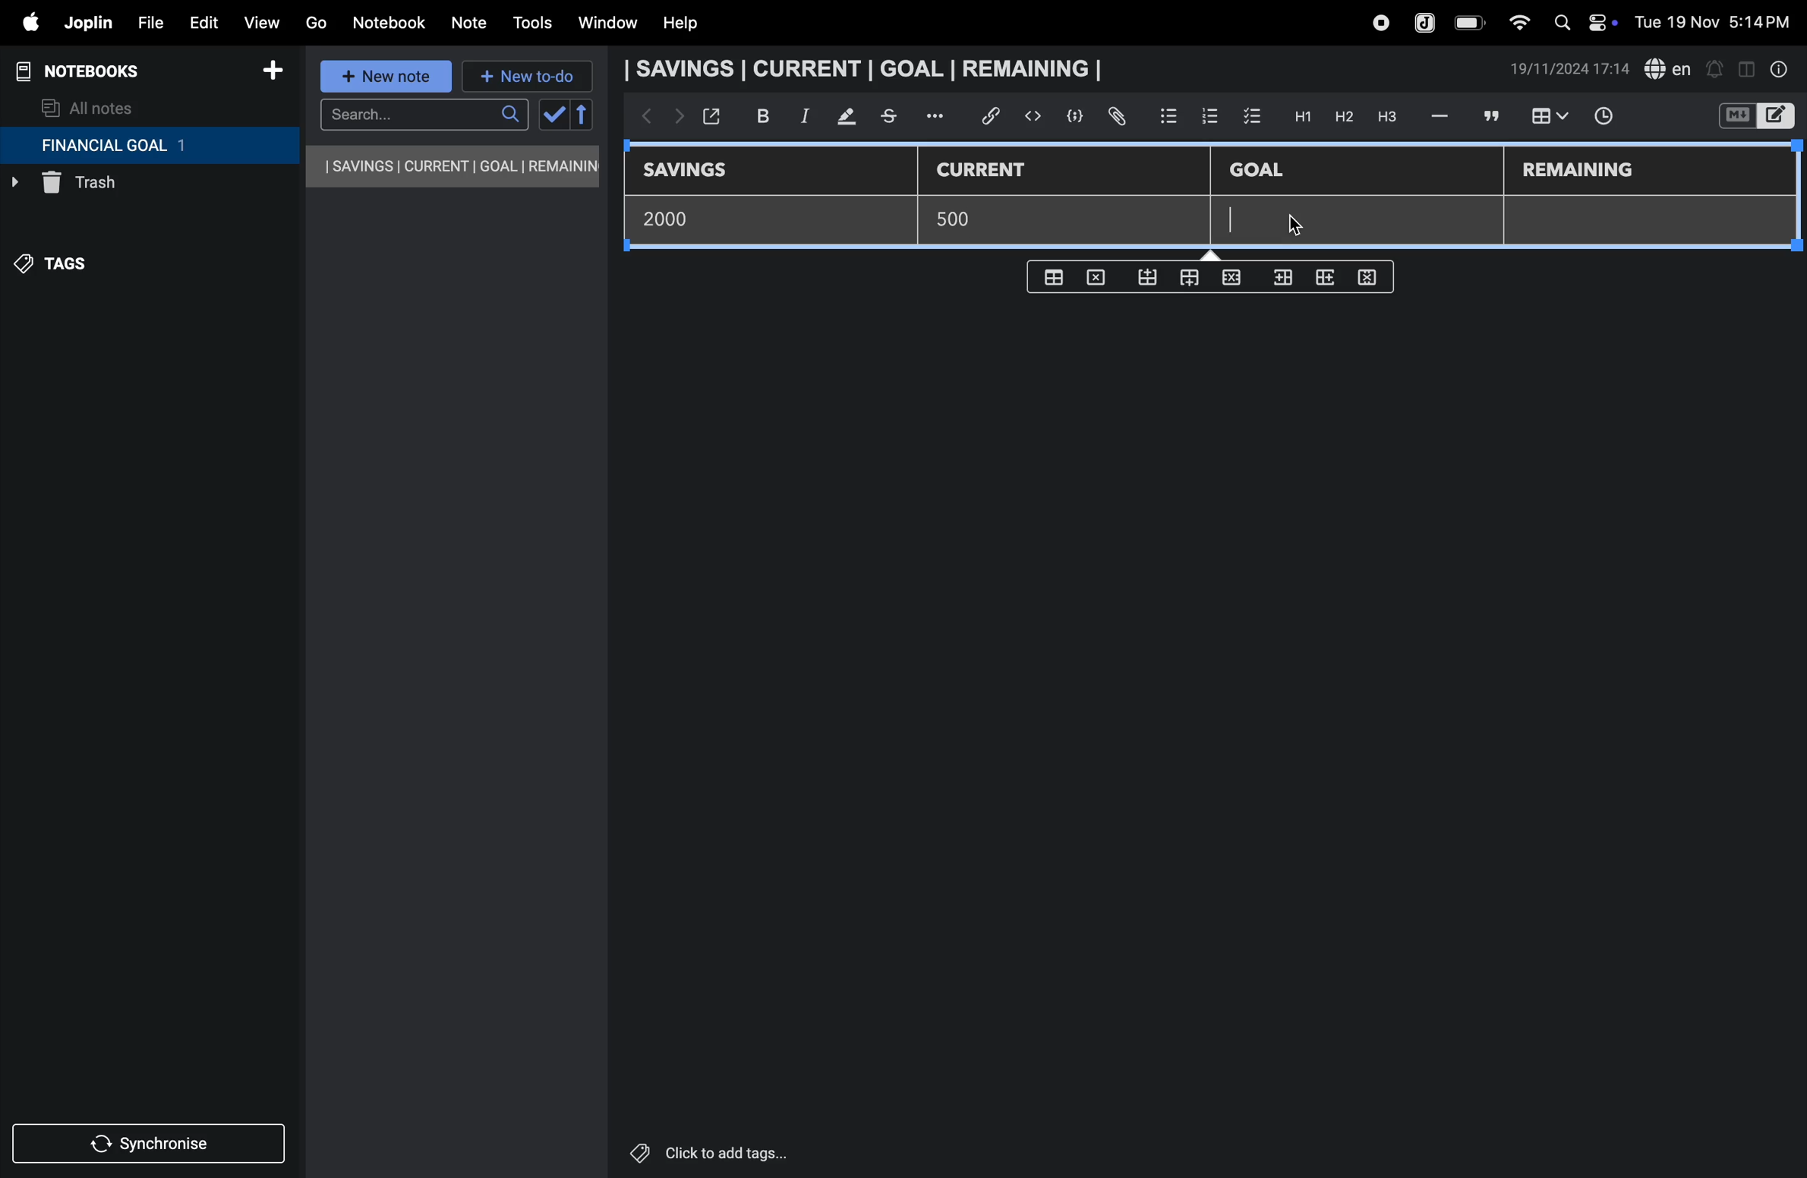  Describe the element at coordinates (1426, 21) in the screenshot. I see `joplin` at that location.